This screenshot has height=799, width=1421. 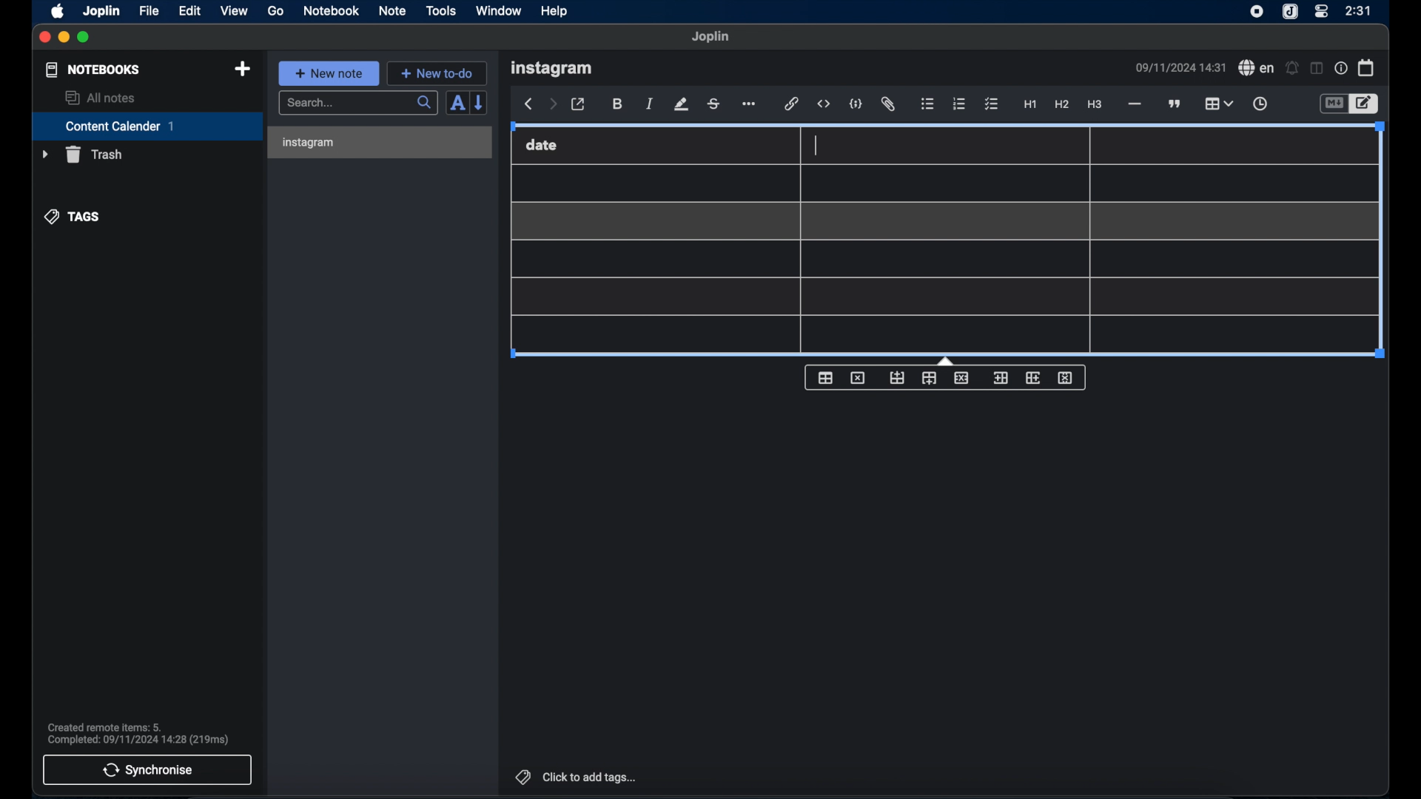 What do you see at coordinates (147, 770) in the screenshot?
I see `synchronise` at bounding box center [147, 770].